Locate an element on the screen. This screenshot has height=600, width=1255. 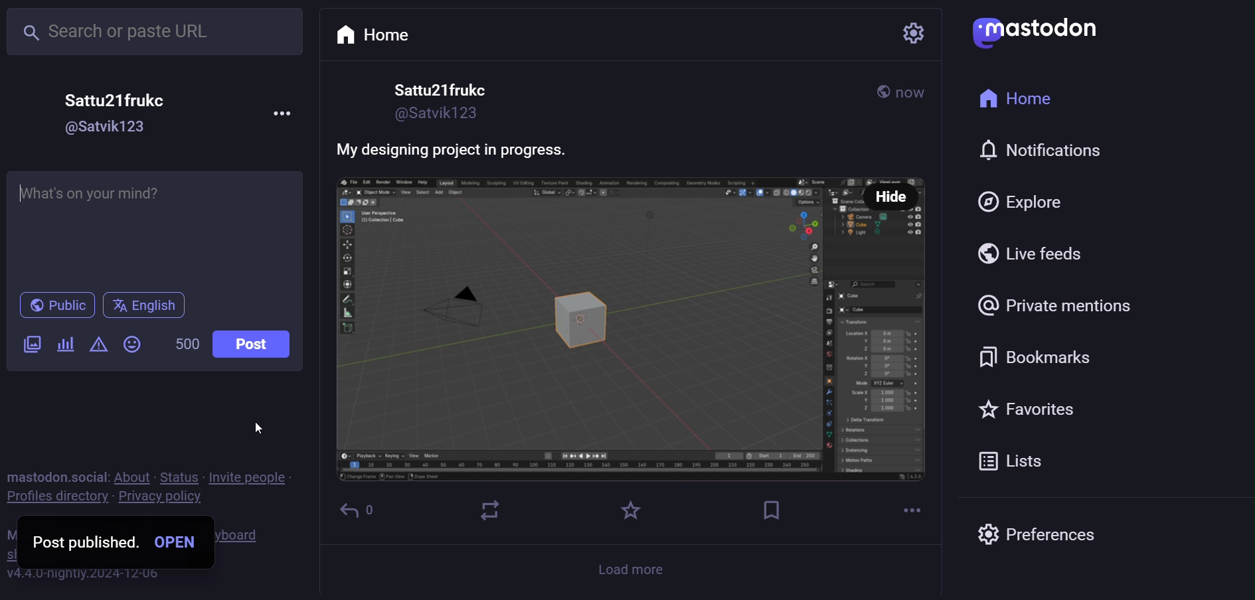
poll is located at coordinates (61, 347).